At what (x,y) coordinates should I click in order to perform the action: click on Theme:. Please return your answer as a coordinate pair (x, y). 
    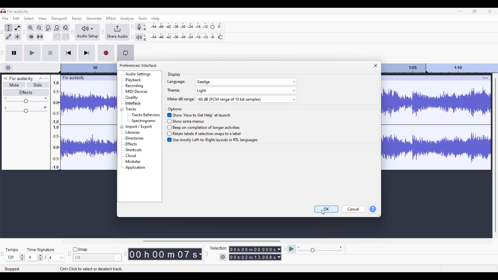
    Looking at the image, I should click on (174, 90).